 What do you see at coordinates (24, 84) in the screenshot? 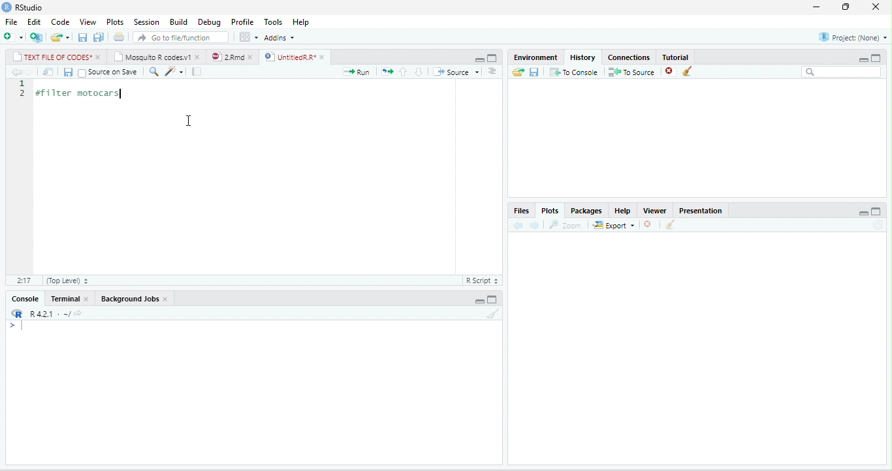
I see `1` at bounding box center [24, 84].